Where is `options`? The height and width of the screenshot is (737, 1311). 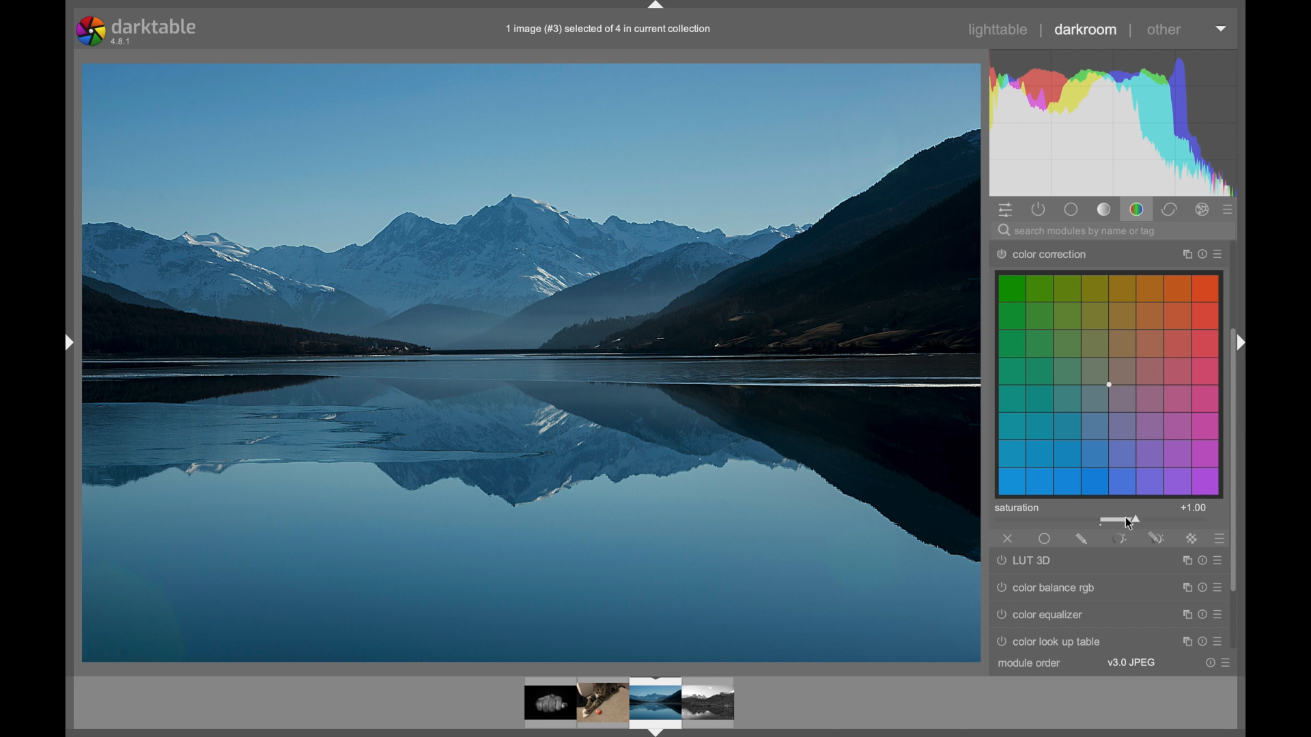 options is located at coordinates (1202, 614).